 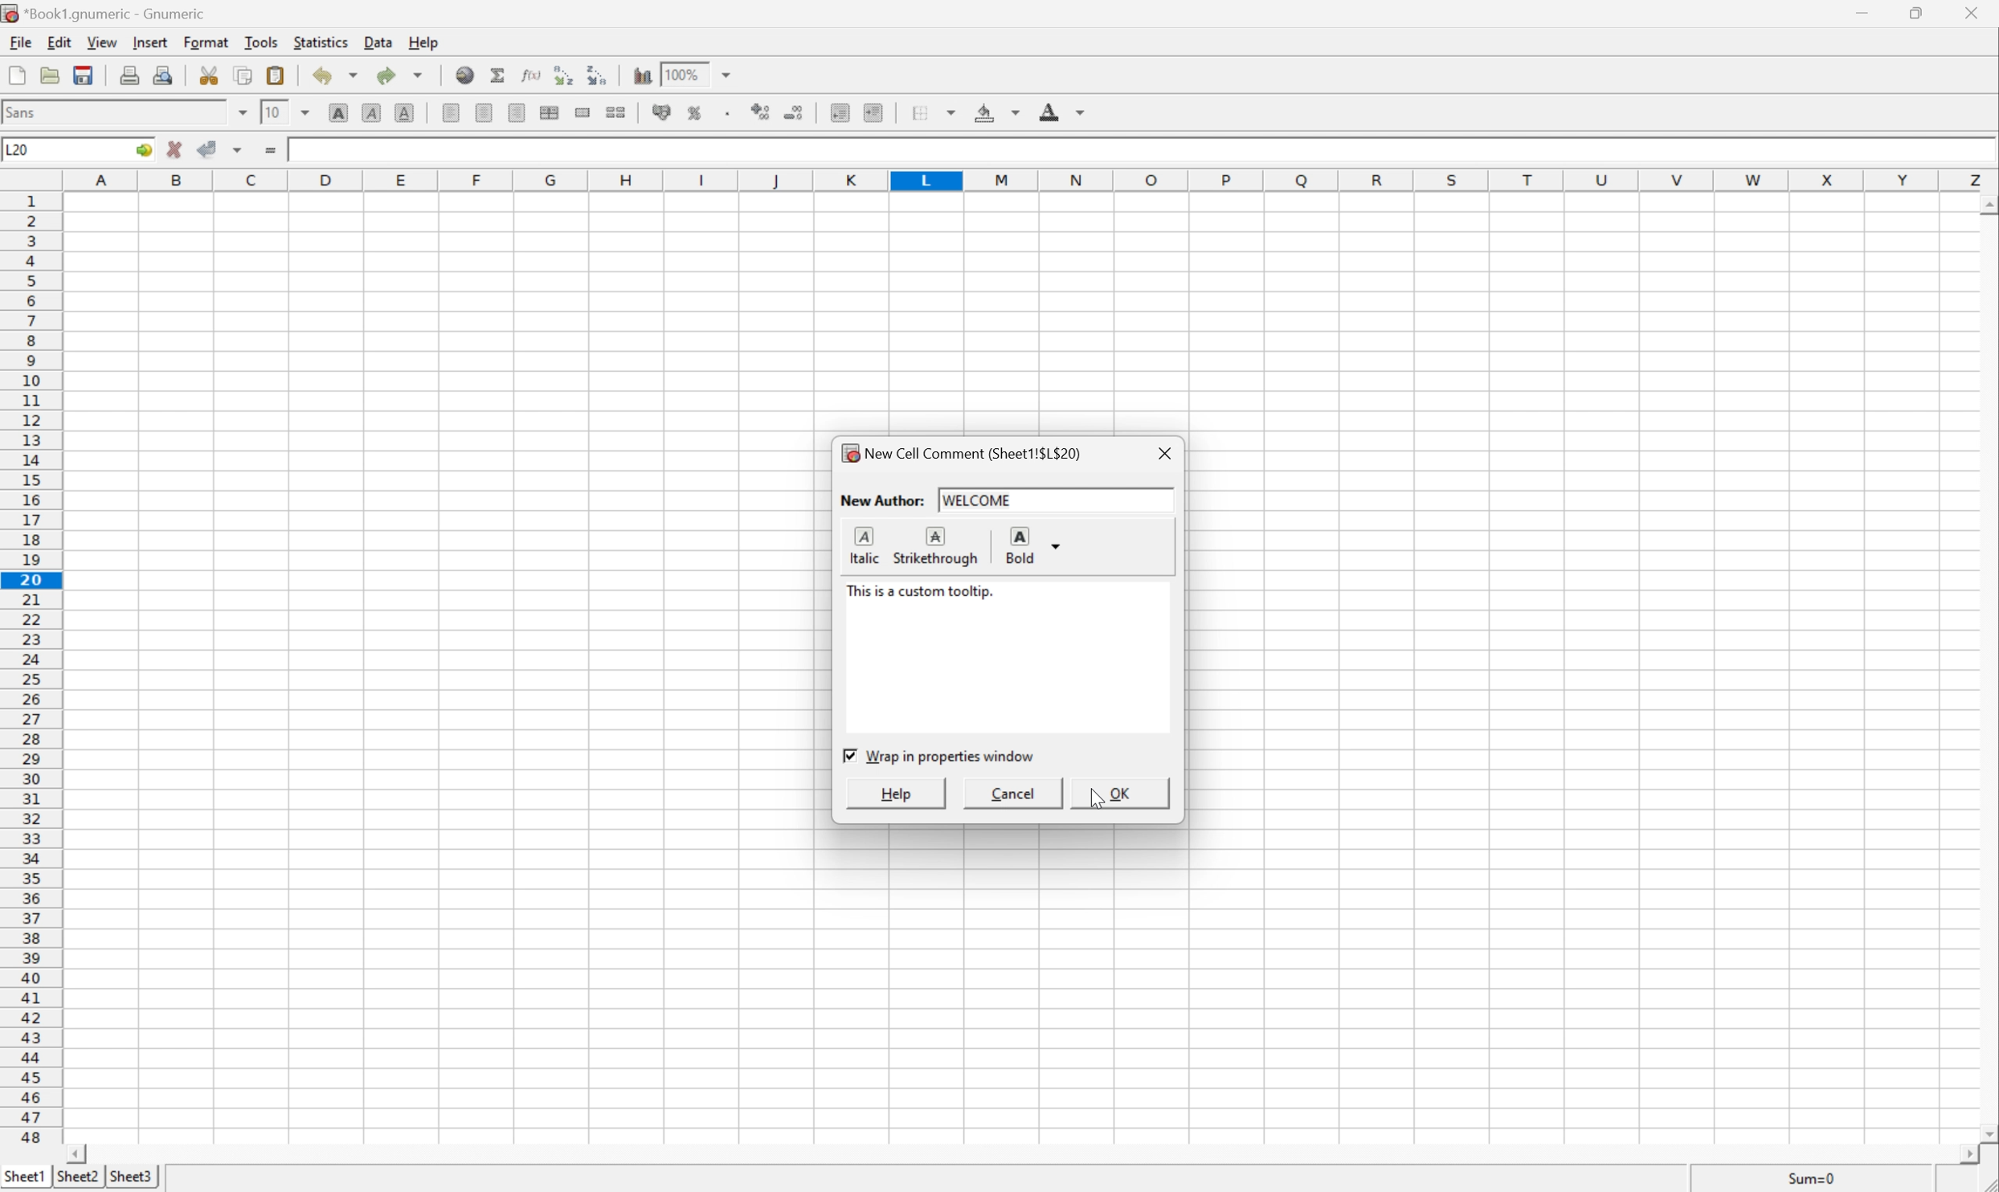 What do you see at coordinates (596, 73) in the screenshot?
I see `Sort the selected region in descending order based on the first column selected` at bounding box center [596, 73].